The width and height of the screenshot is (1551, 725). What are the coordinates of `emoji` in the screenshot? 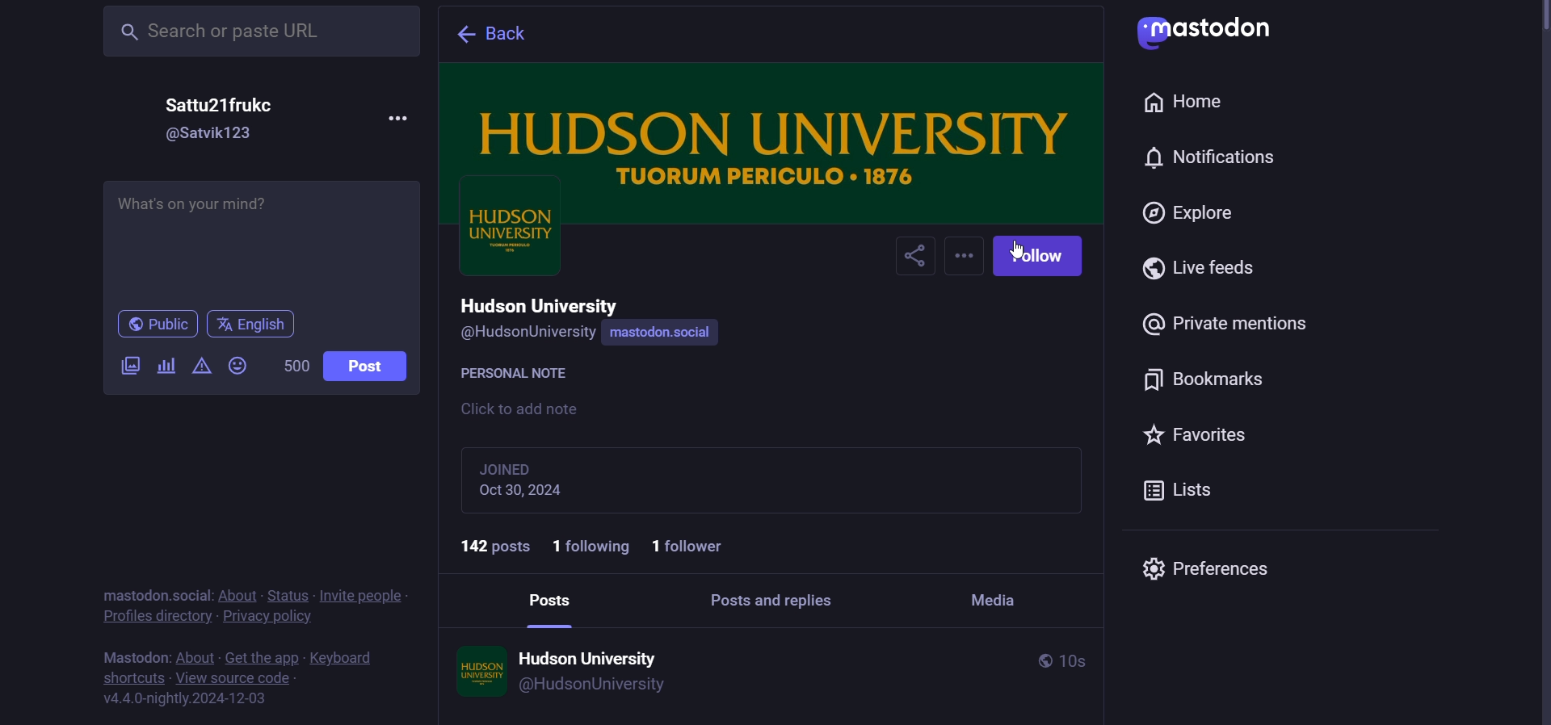 It's located at (237, 367).